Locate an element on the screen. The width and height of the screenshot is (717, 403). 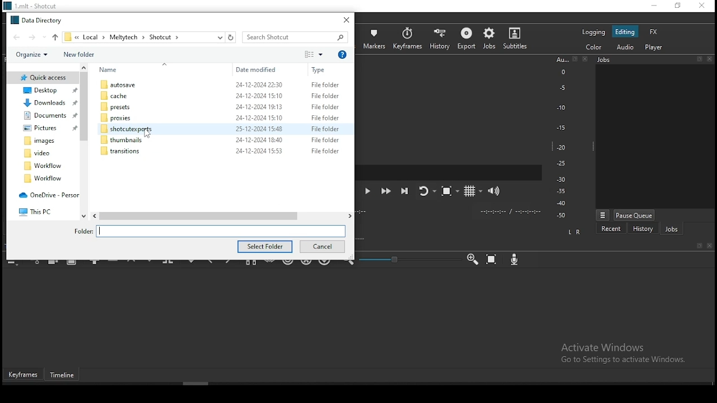
local folder is located at coordinates (44, 77).